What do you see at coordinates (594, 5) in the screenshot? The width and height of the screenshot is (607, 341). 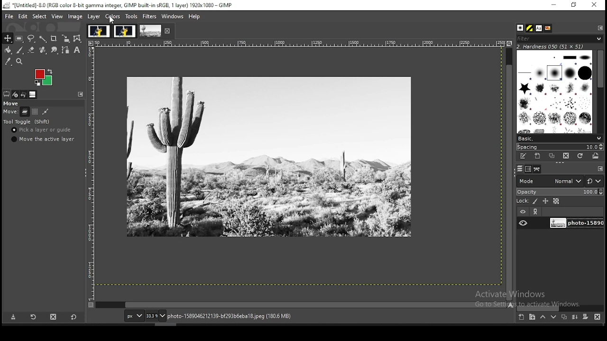 I see `close window` at bounding box center [594, 5].